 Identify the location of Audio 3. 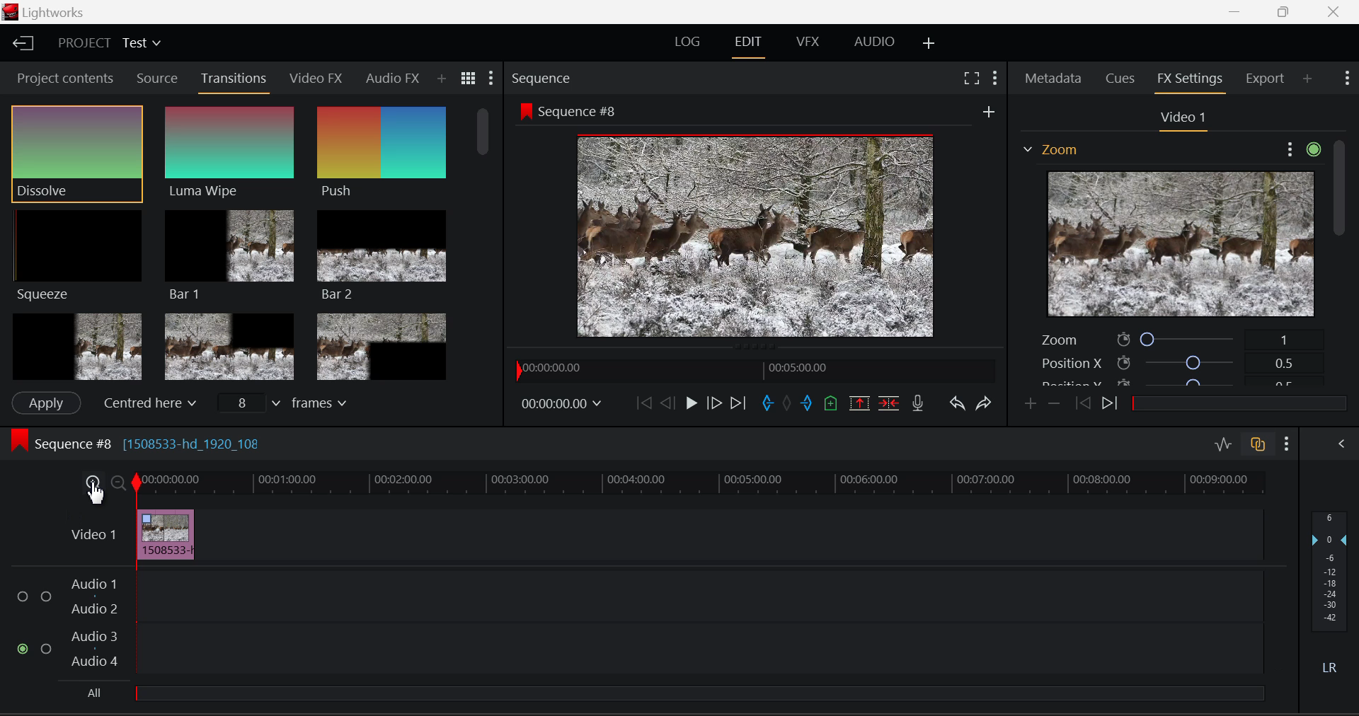
(93, 636).